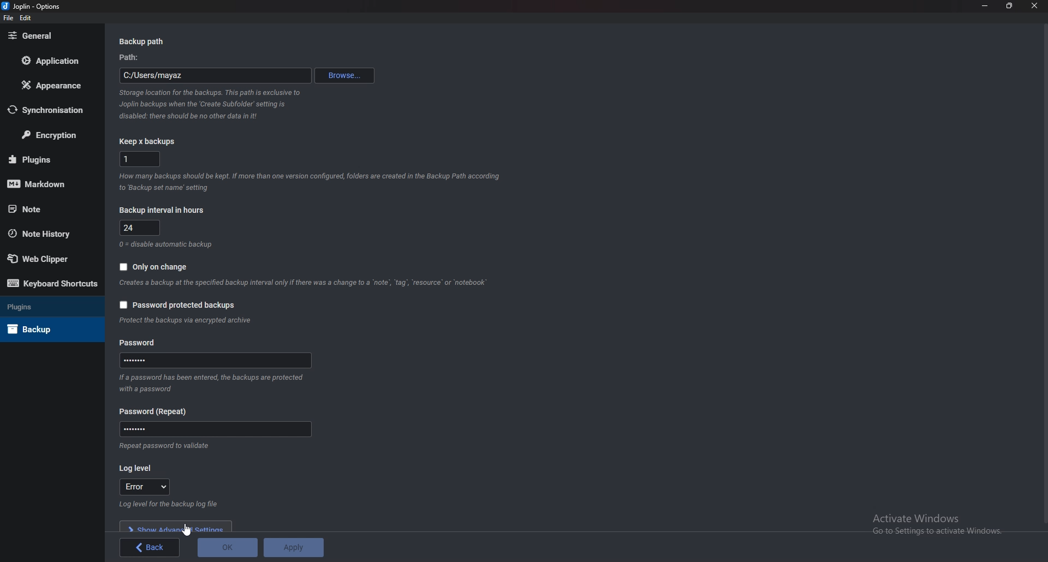 The image size is (1048, 562). What do you see at coordinates (144, 488) in the screenshot?
I see `error` at bounding box center [144, 488].